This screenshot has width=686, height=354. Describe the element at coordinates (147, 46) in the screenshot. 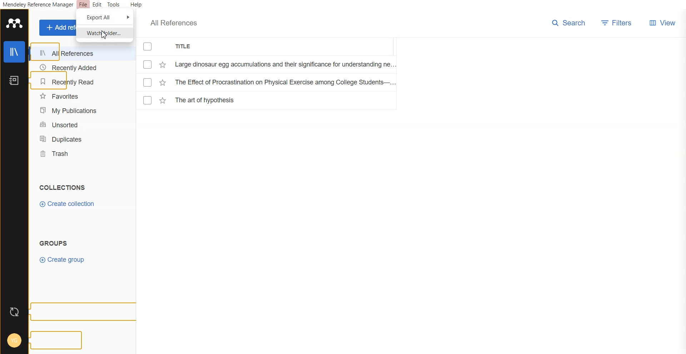

I see `Checkmarks` at that location.